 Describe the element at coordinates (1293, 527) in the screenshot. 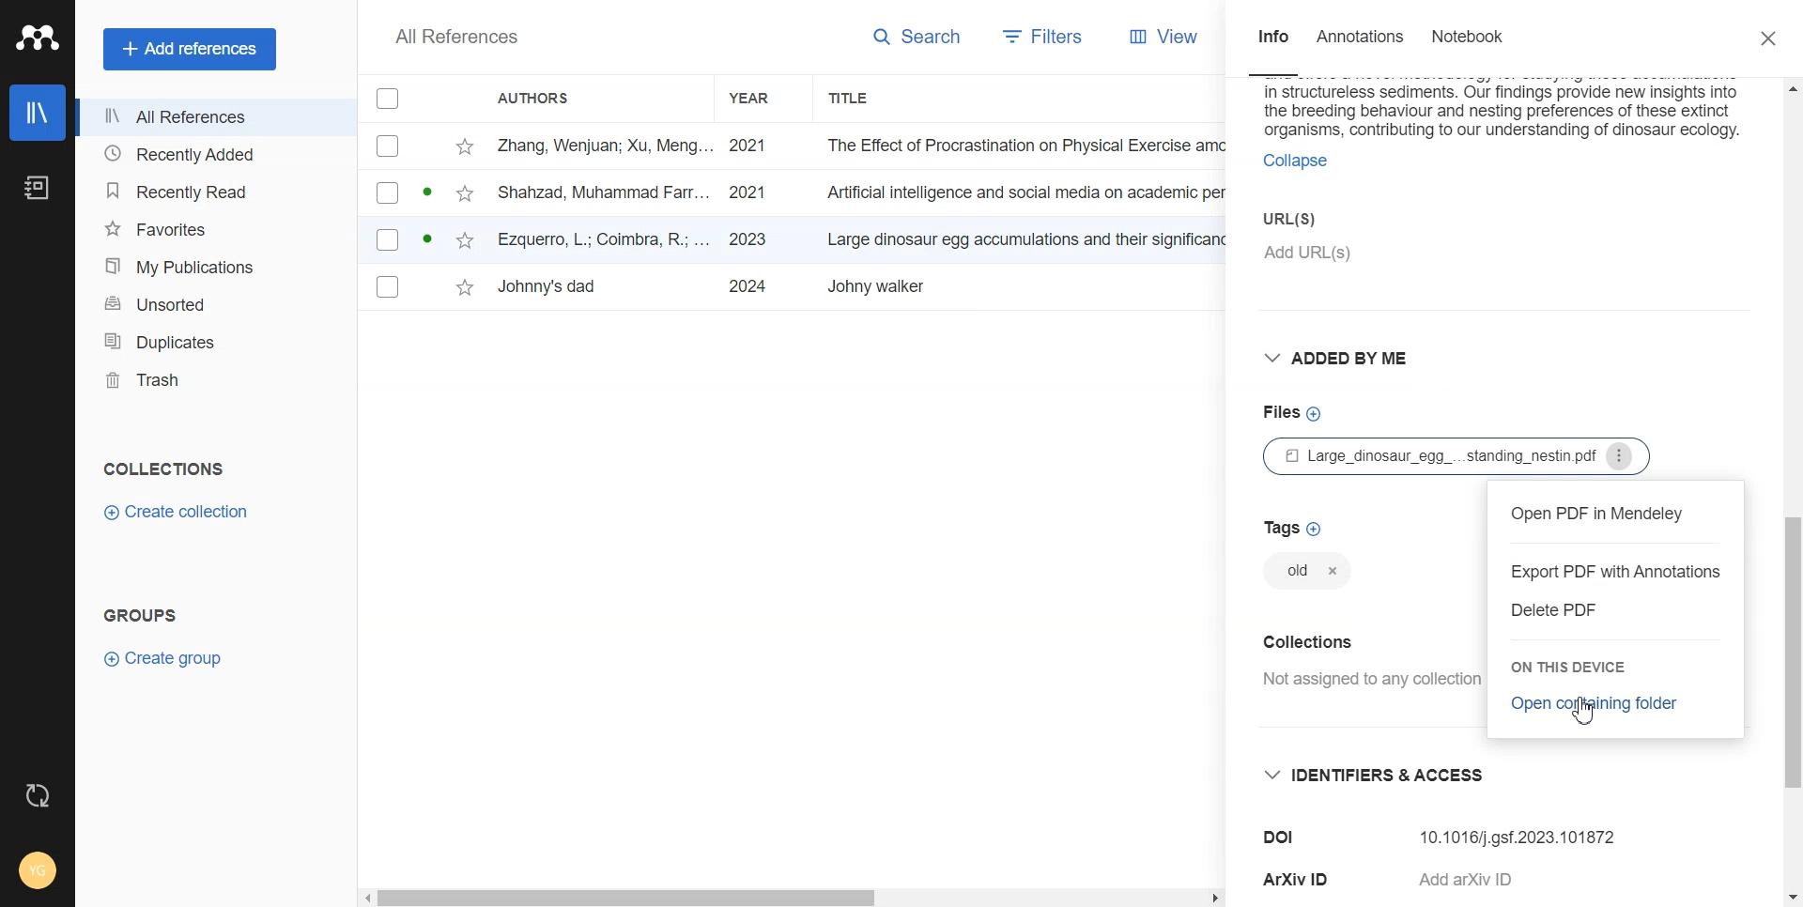

I see `Add Tags` at that location.